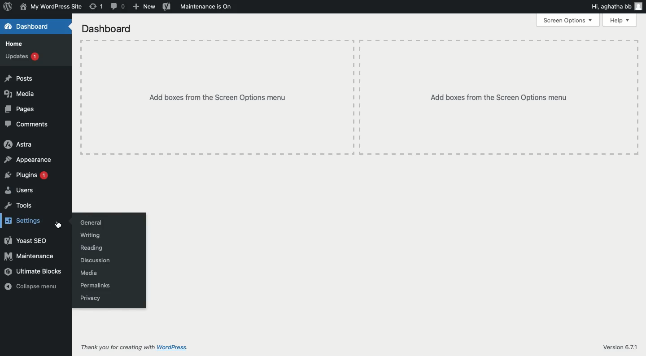 This screenshot has width=646, height=356. I want to click on Astra, so click(19, 144).